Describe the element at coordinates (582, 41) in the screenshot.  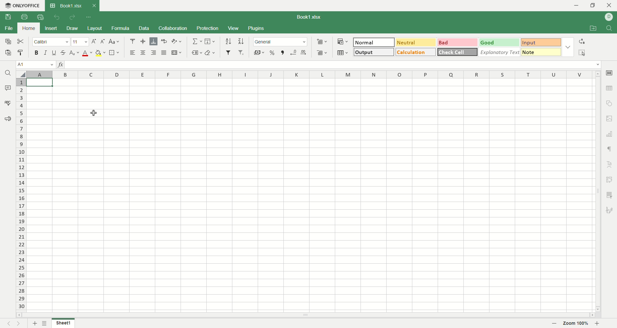
I see `replace` at that location.